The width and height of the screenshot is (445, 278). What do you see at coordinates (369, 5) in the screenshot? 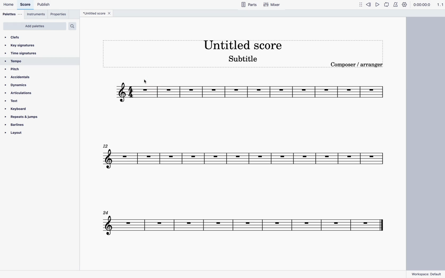
I see `review` at bounding box center [369, 5].